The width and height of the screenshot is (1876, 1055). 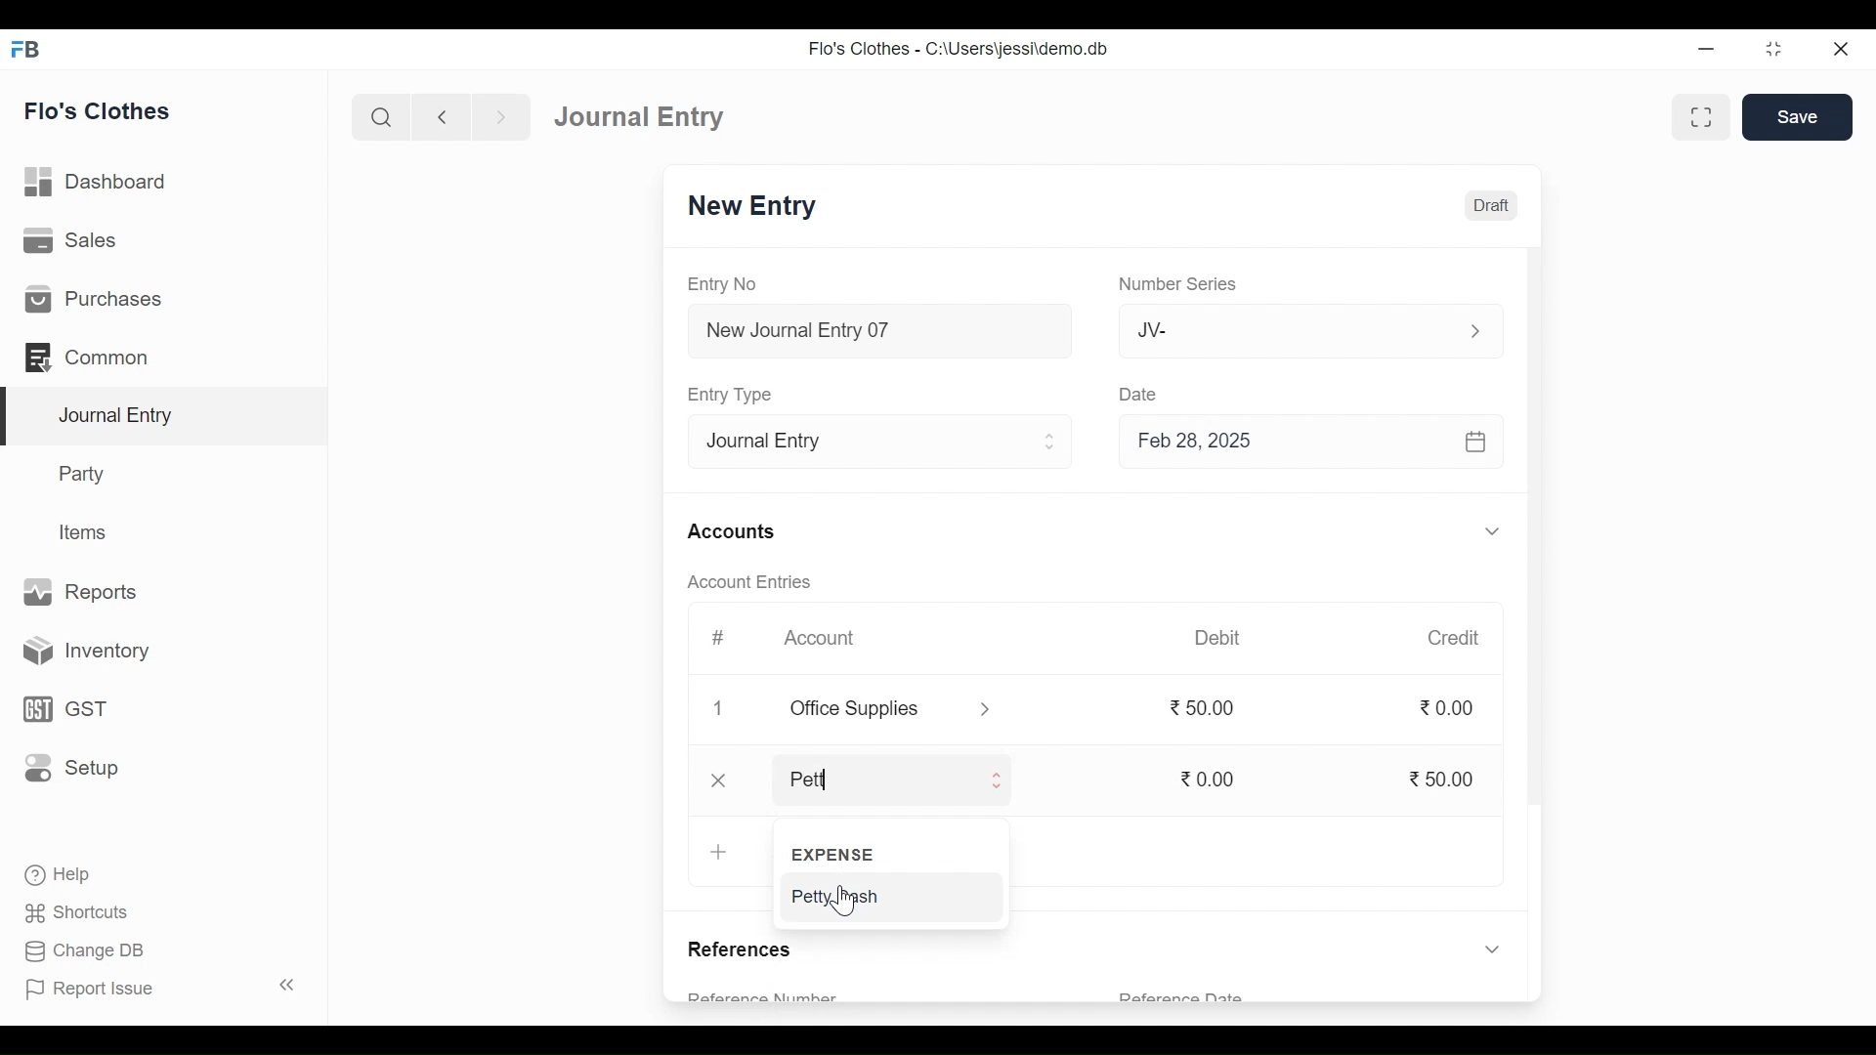 What do you see at coordinates (501, 117) in the screenshot?
I see `Navigate Forward` at bounding box center [501, 117].